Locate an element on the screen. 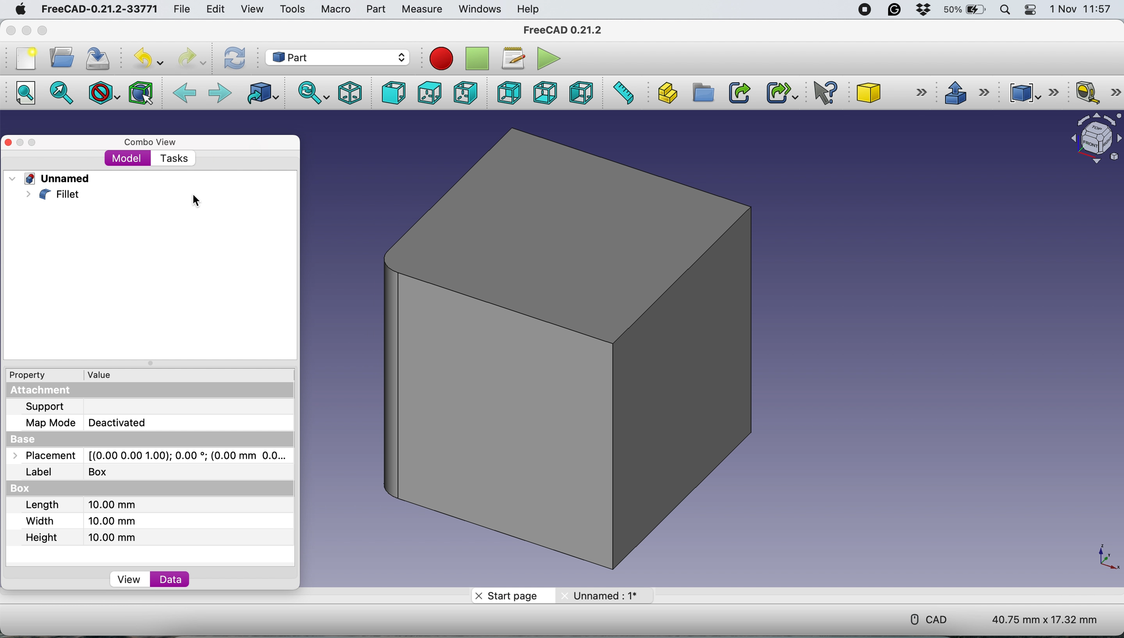 The width and height of the screenshot is (1124, 638). help is located at coordinates (530, 10).